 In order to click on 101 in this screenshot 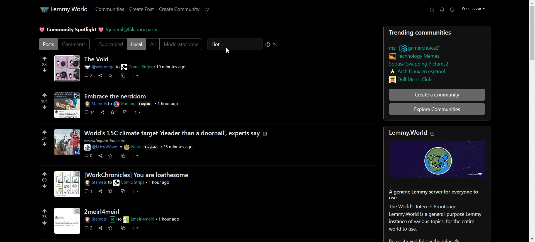, I will do `click(44, 101)`.